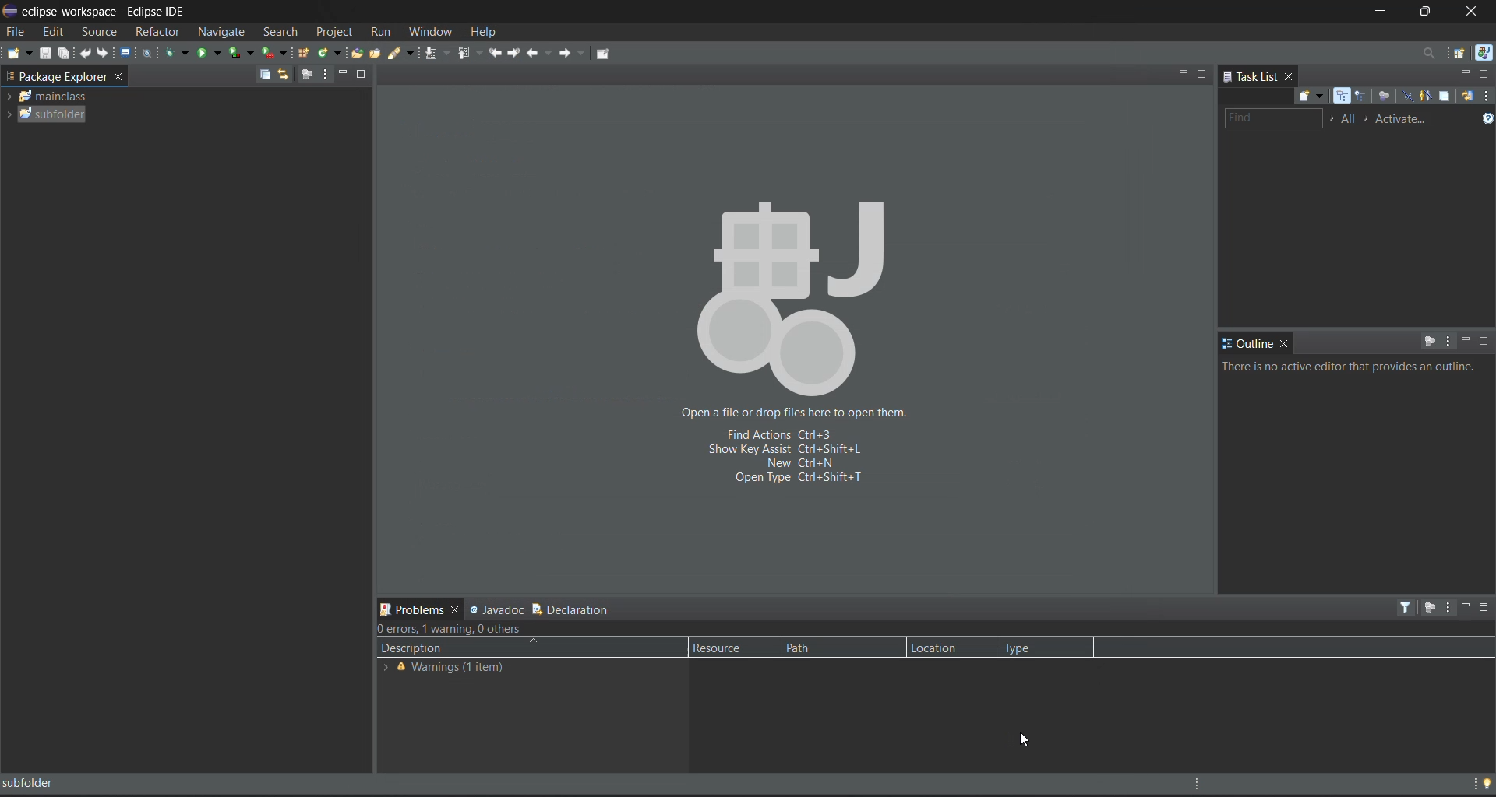 The image size is (1496, 797). Describe the element at coordinates (87, 52) in the screenshot. I see `undo` at that location.